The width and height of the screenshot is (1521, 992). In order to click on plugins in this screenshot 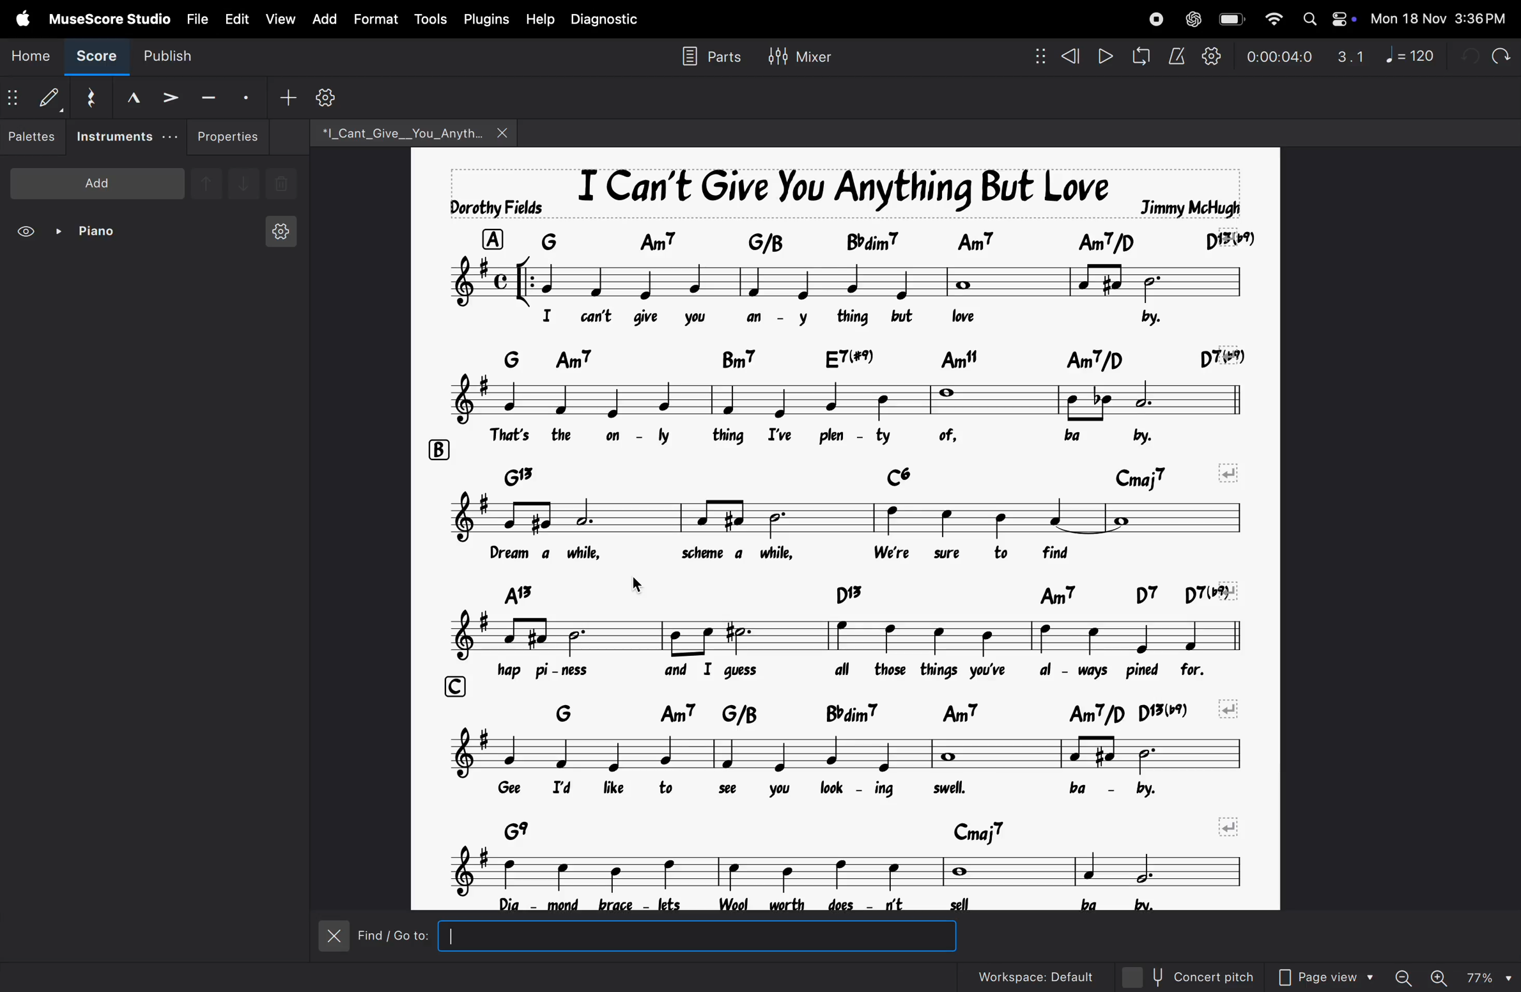, I will do `click(484, 19)`.